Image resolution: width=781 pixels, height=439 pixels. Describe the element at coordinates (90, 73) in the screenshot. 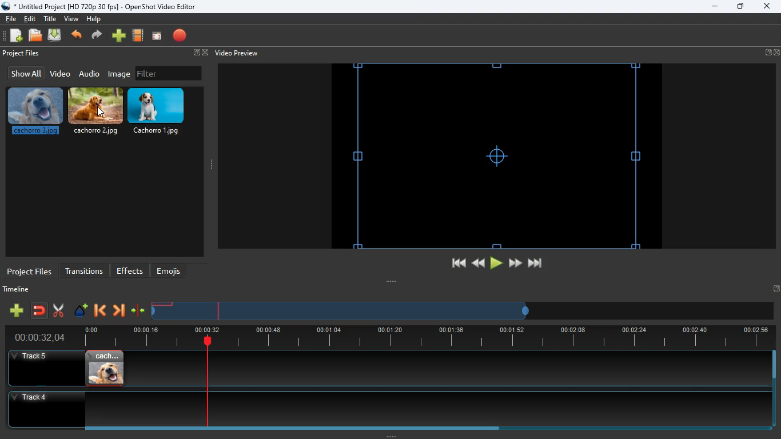

I see `audio` at that location.